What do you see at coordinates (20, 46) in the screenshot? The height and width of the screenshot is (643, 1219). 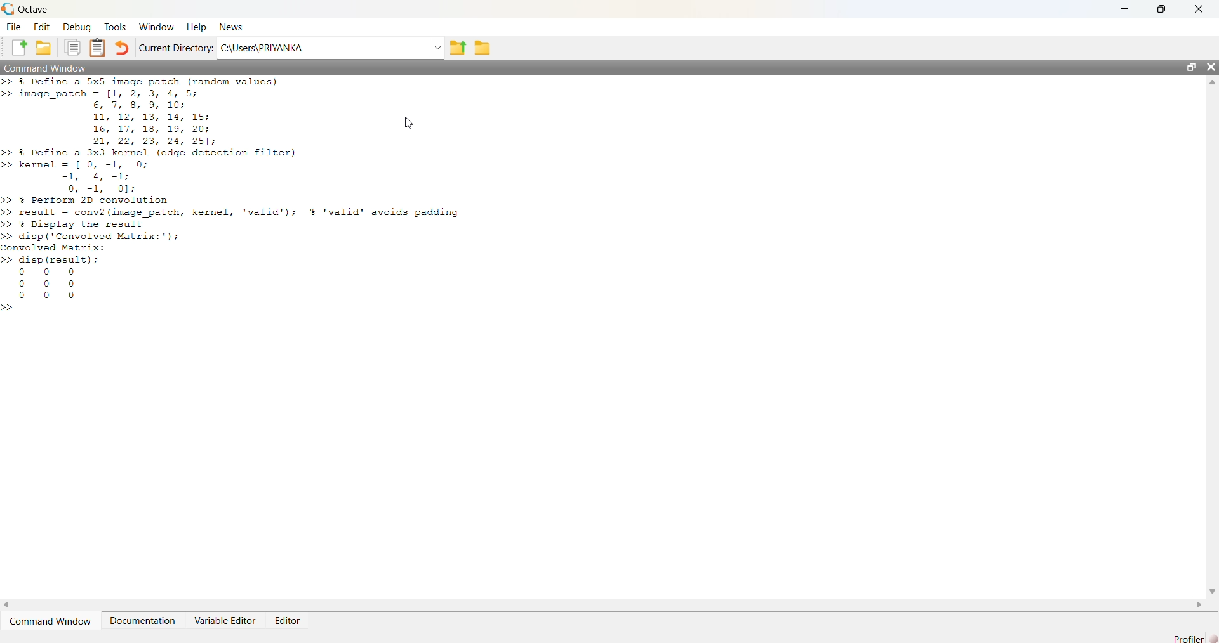 I see `New script` at bounding box center [20, 46].